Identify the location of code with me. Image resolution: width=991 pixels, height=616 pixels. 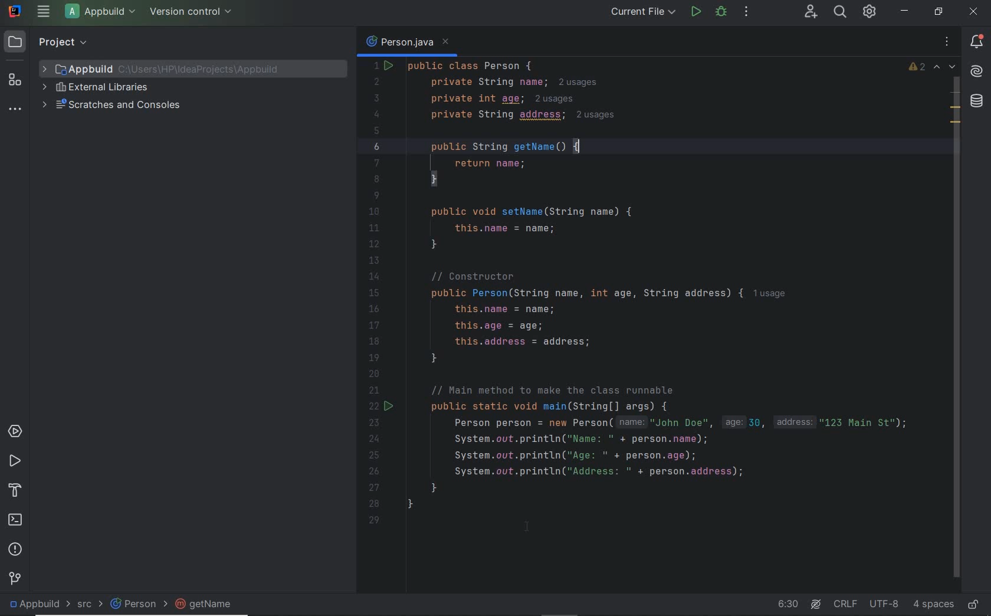
(809, 12).